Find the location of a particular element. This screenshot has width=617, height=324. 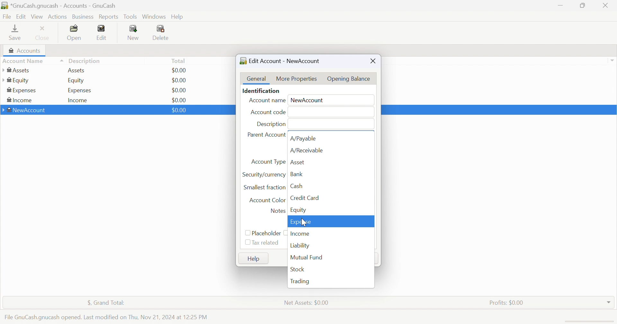

$0.00 is located at coordinates (179, 100).